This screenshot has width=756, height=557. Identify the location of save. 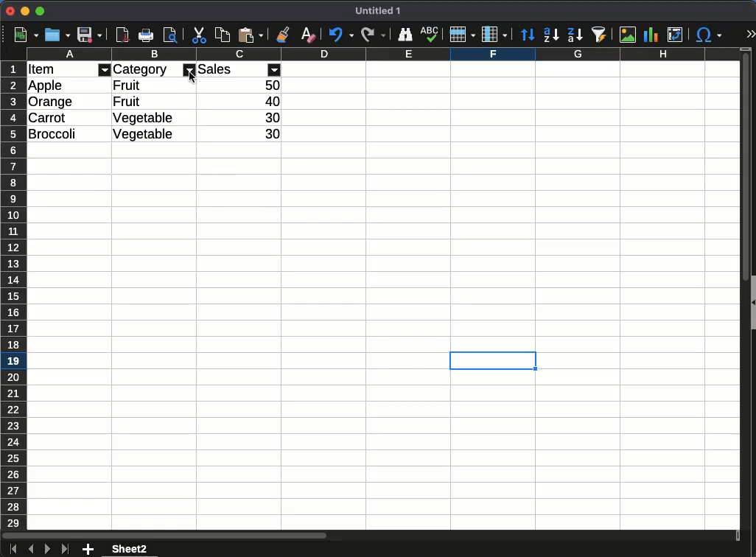
(91, 35).